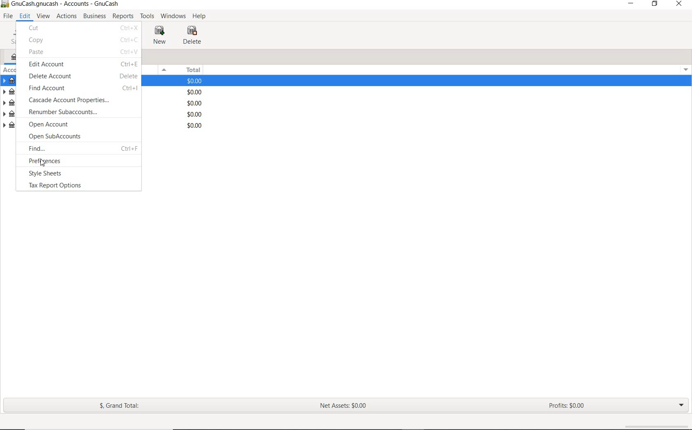 The height and width of the screenshot is (430, 692). What do you see at coordinates (82, 65) in the screenshot?
I see `EDIT ACCOUNT` at bounding box center [82, 65].